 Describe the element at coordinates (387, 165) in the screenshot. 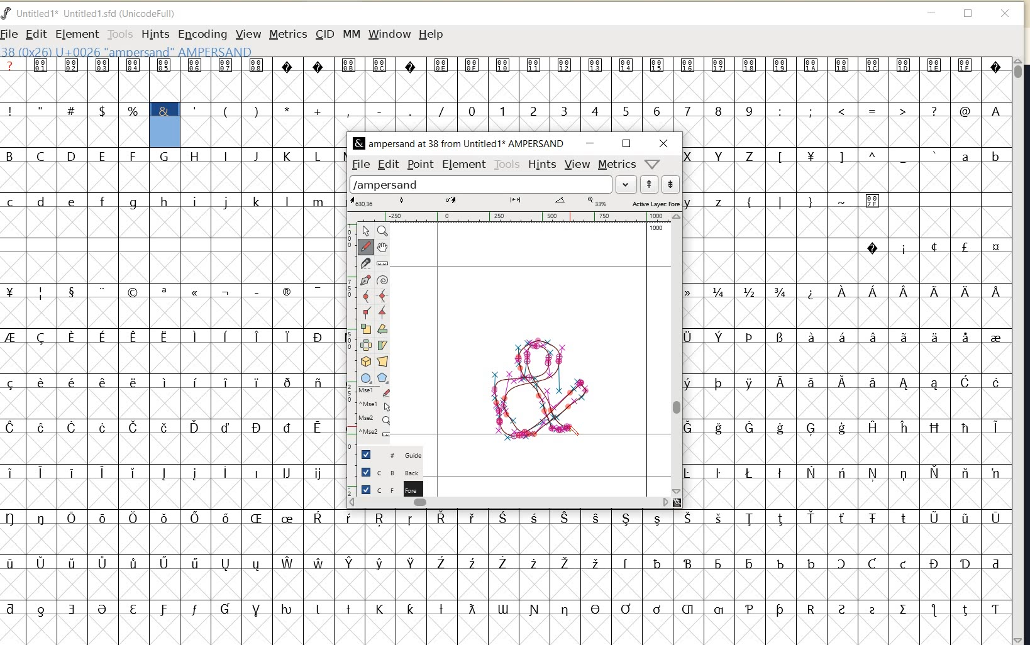

I see `EDIT` at that location.